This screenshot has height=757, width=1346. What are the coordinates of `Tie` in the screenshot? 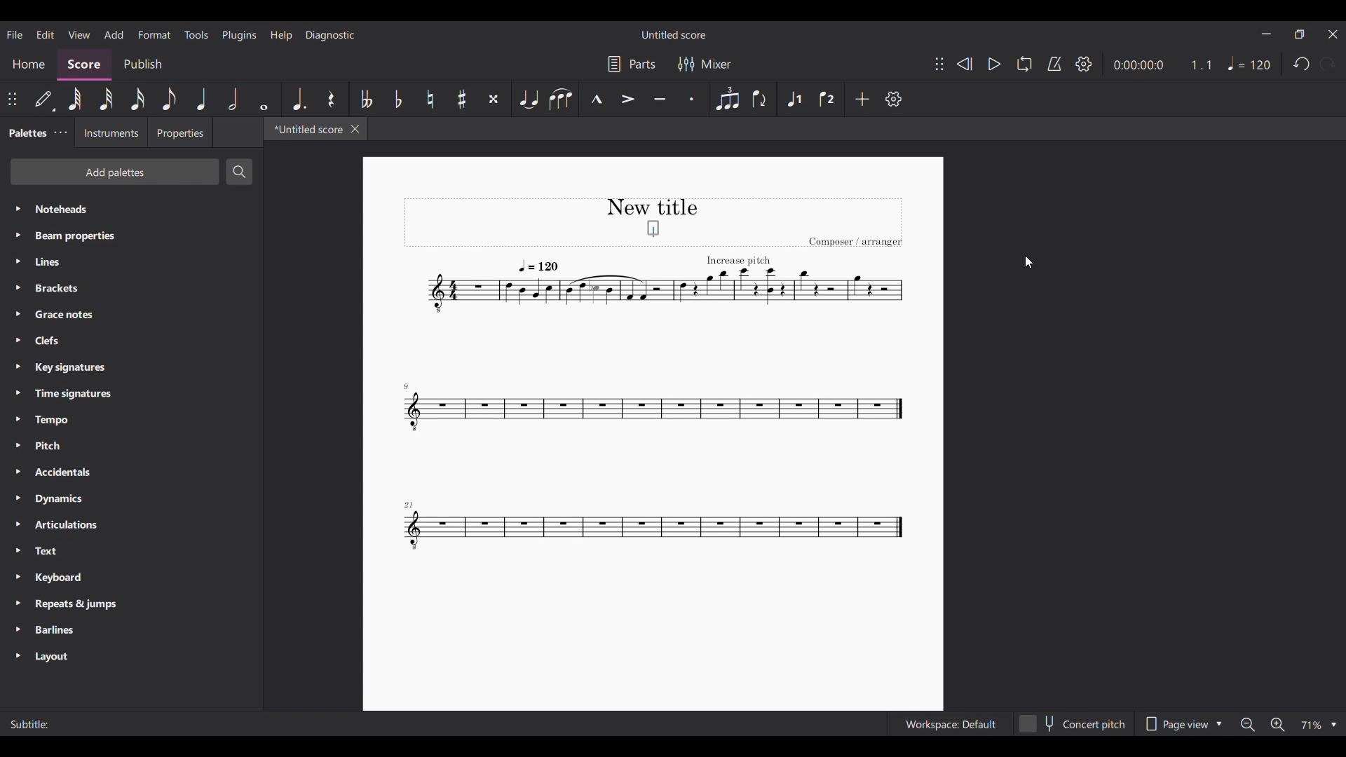 It's located at (528, 99).